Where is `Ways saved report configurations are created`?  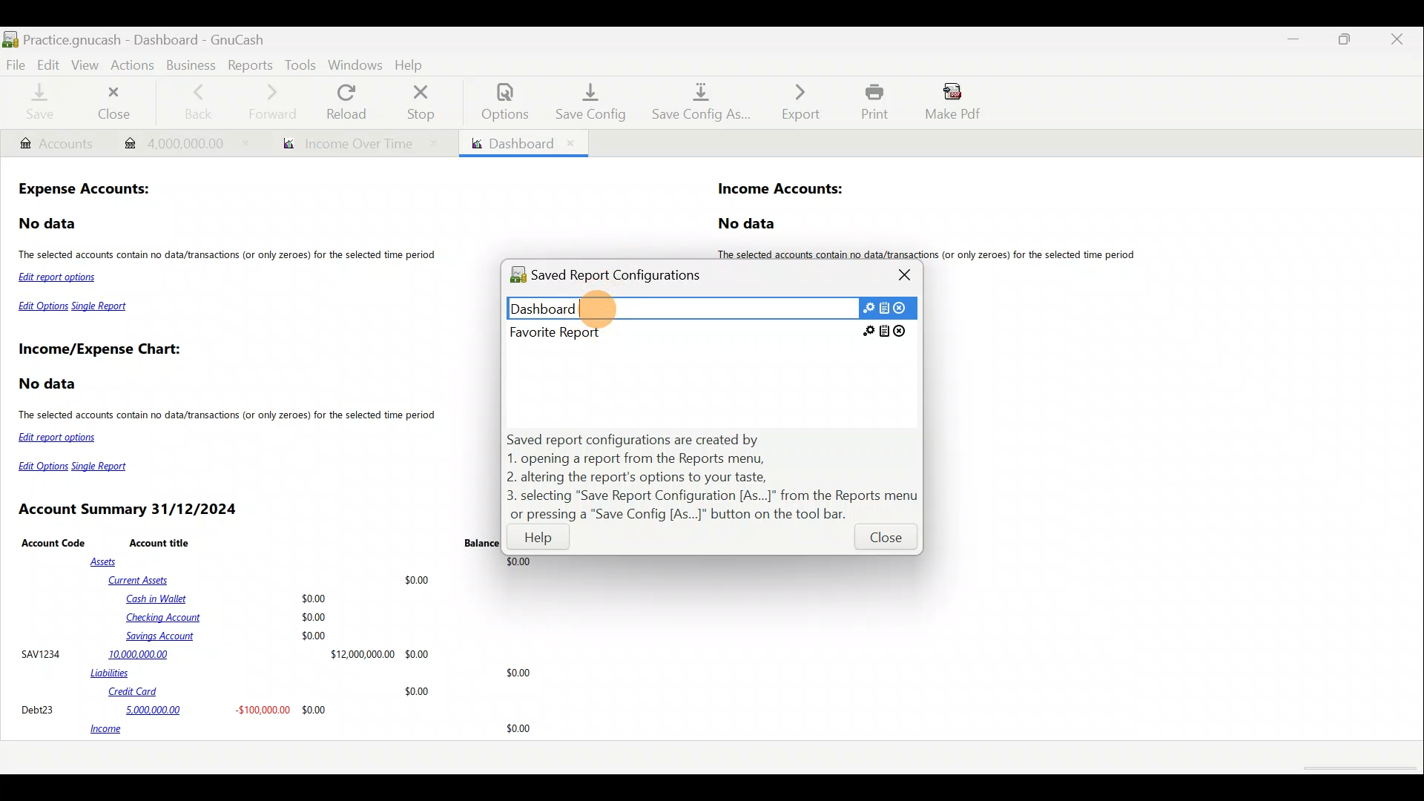
Ways saved report configurations are created is located at coordinates (713, 477).